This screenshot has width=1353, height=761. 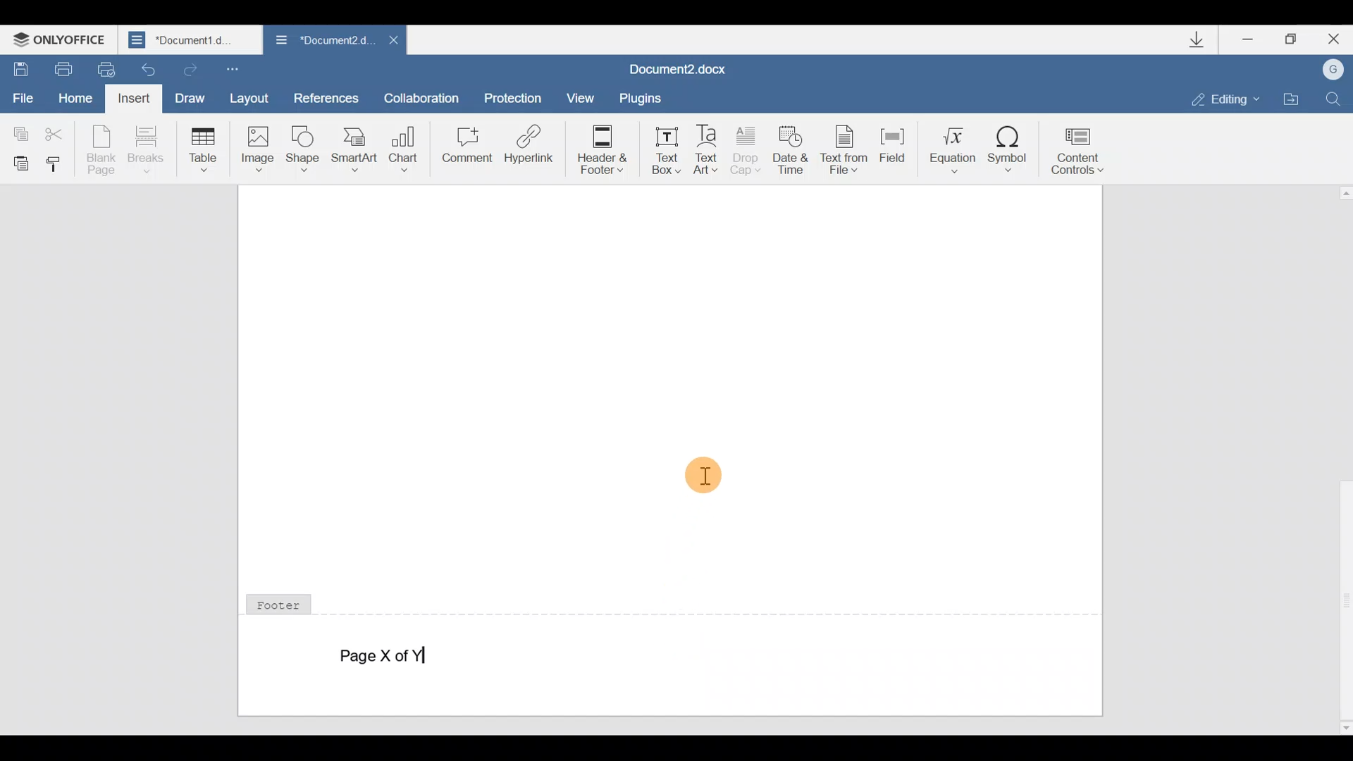 What do you see at coordinates (406, 144) in the screenshot?
I see `Chart` at bounding box center [406, 144].